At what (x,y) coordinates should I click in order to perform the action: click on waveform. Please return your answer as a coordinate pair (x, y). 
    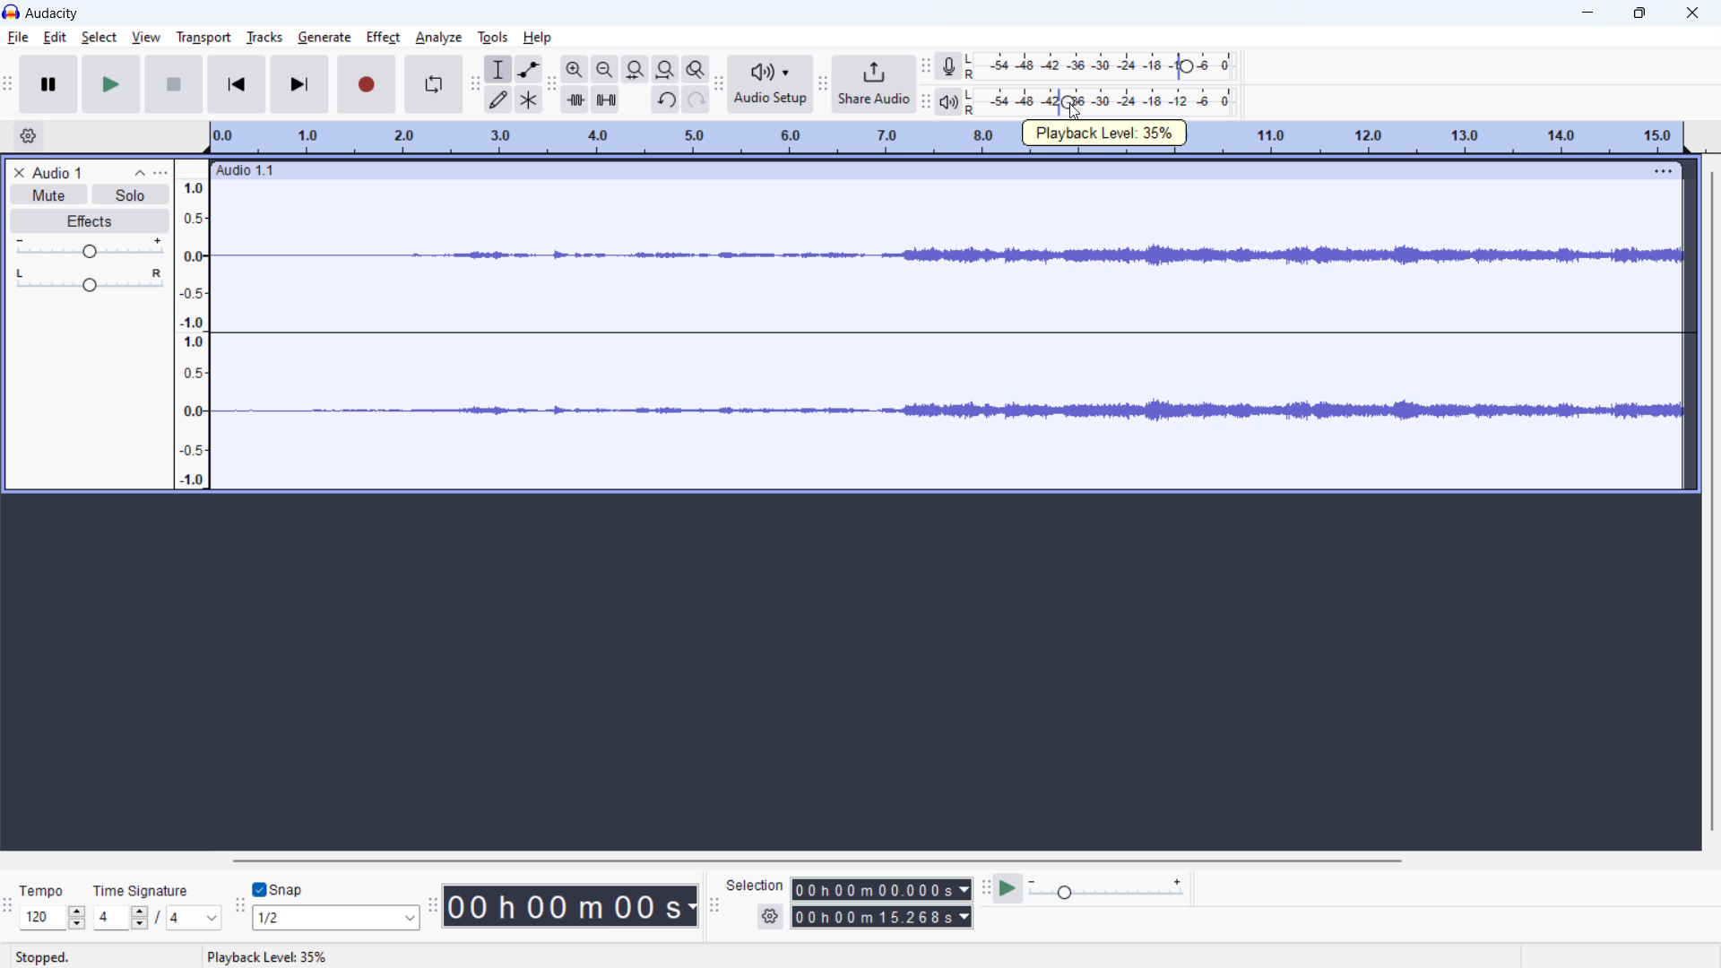
    Looking at the image, I should click on (948, 413).